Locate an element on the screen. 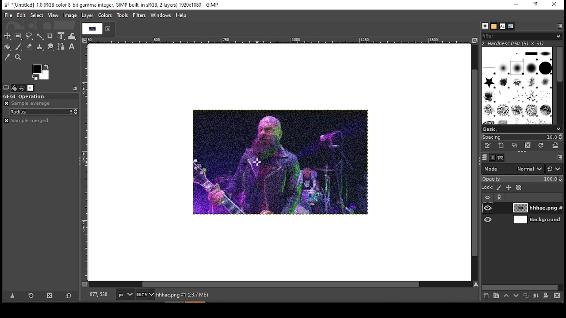 The image size is (566, 318). edit this brush is located at coordinates (490, 147).